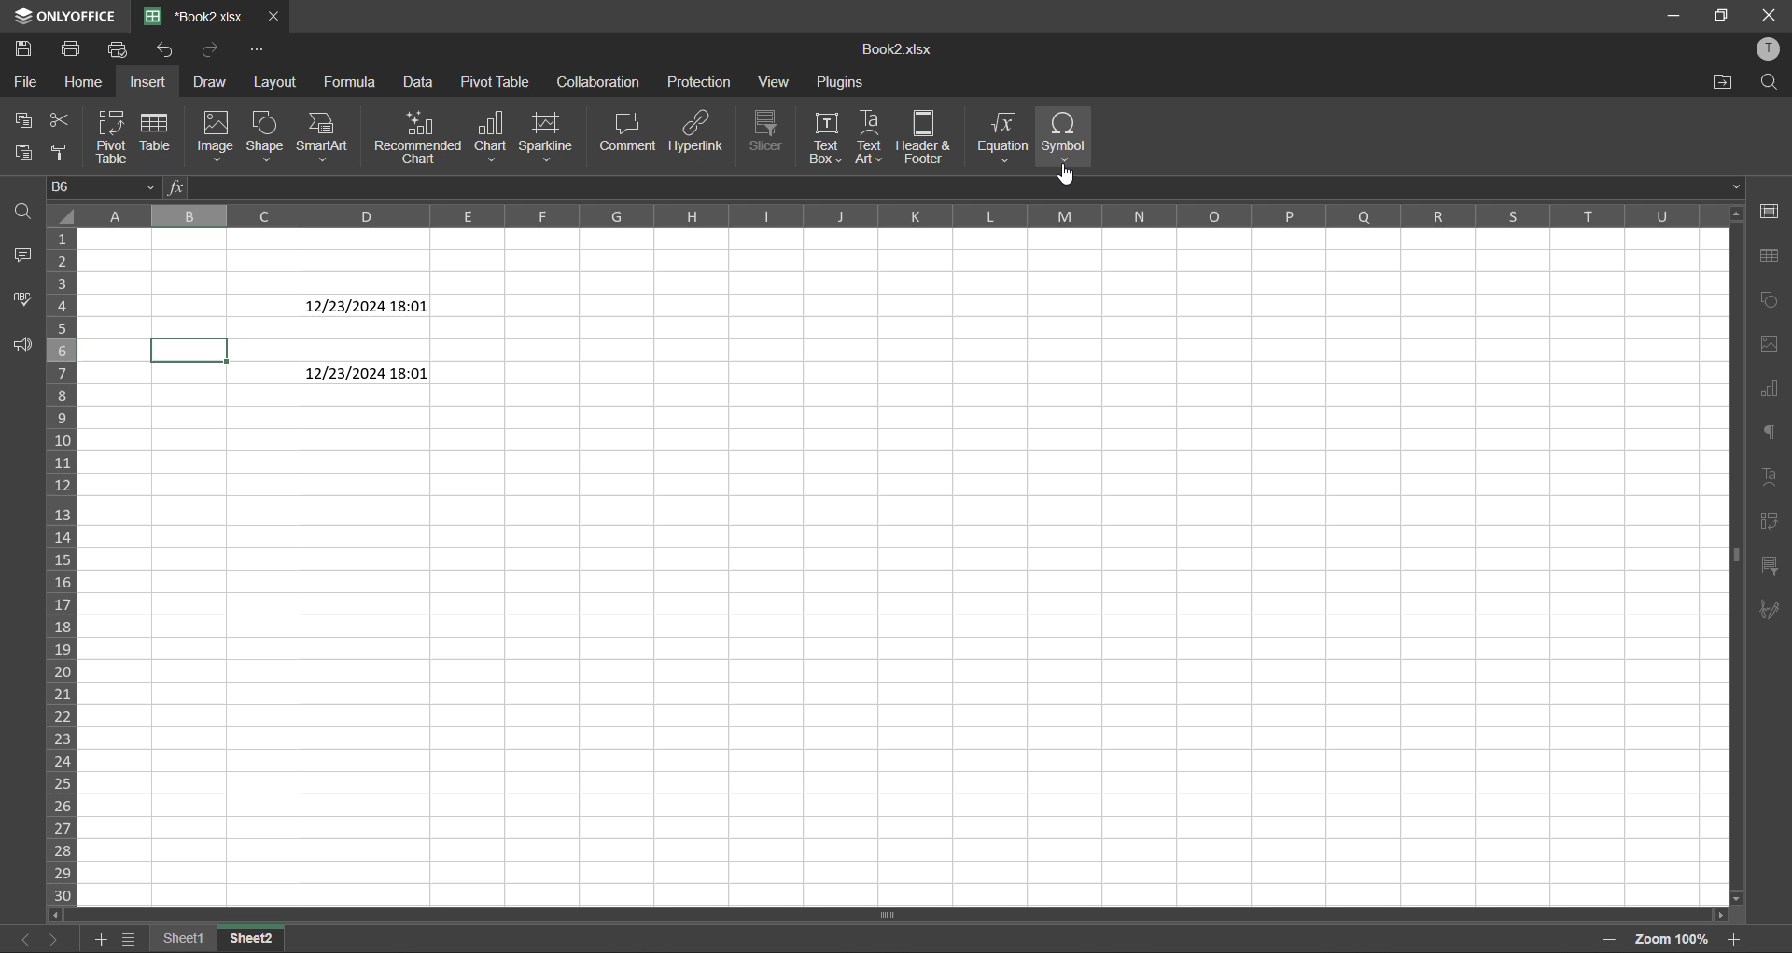 This screenshot has width=1792, height=953. What do you see at coordinates (54, 939) in the screenshot?
I see `next` at bounding box center [54, 939].